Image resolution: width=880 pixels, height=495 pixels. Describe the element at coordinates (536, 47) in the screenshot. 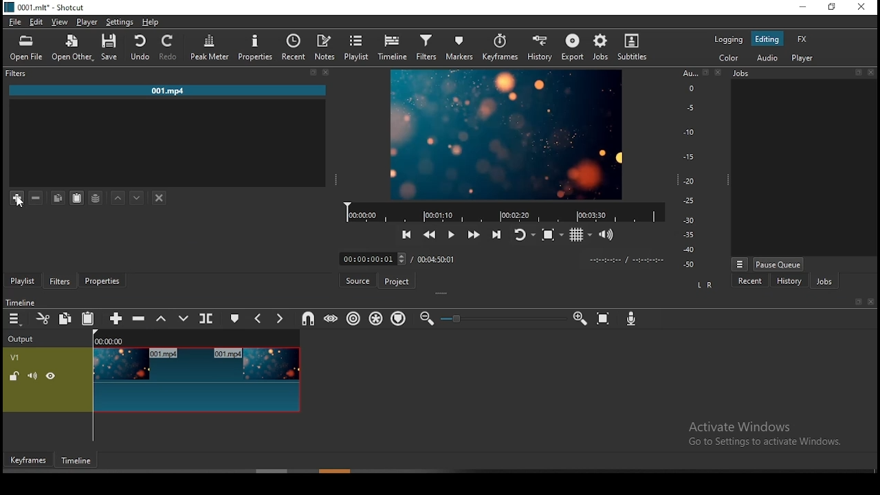

I see `history` at that location.